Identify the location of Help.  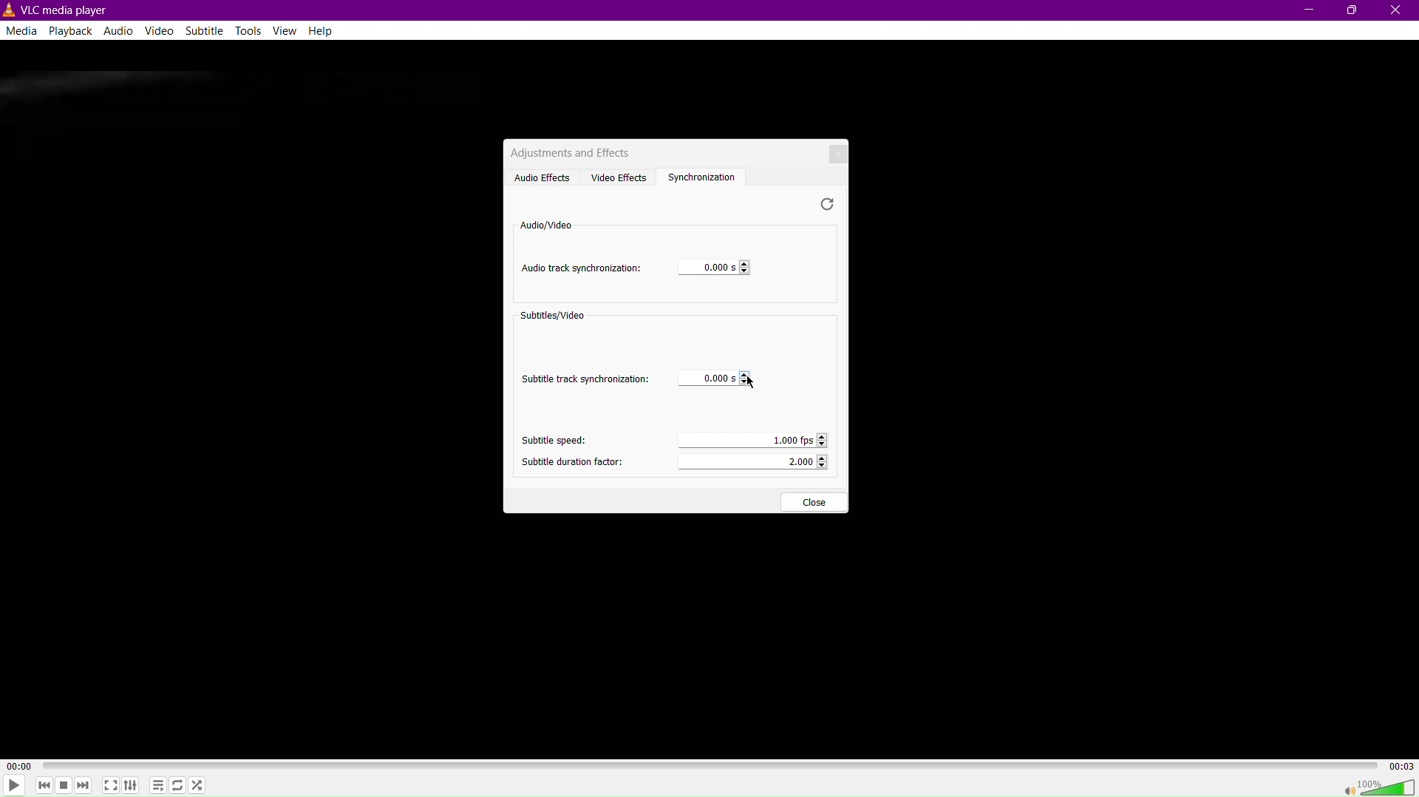
(325, 31).